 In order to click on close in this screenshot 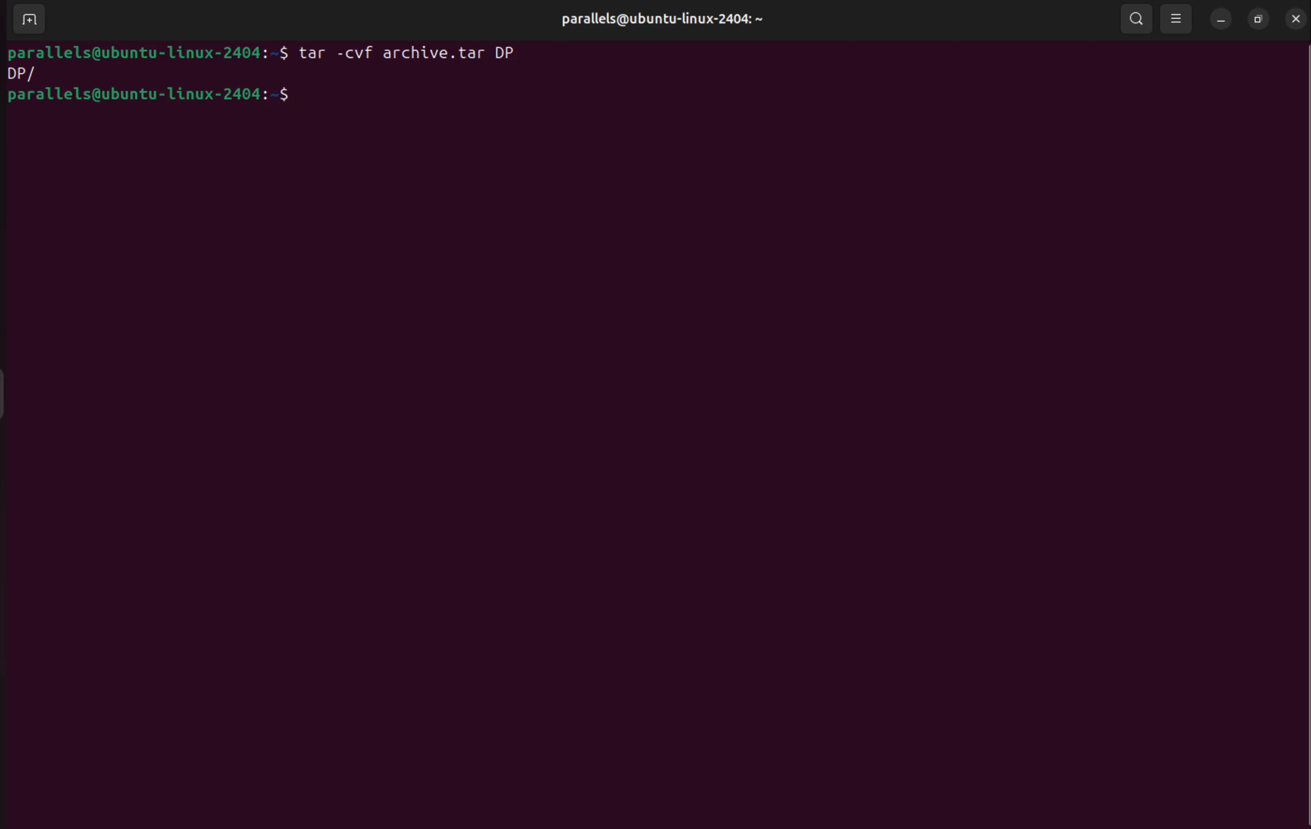, I will do `click(1298, 19)`.